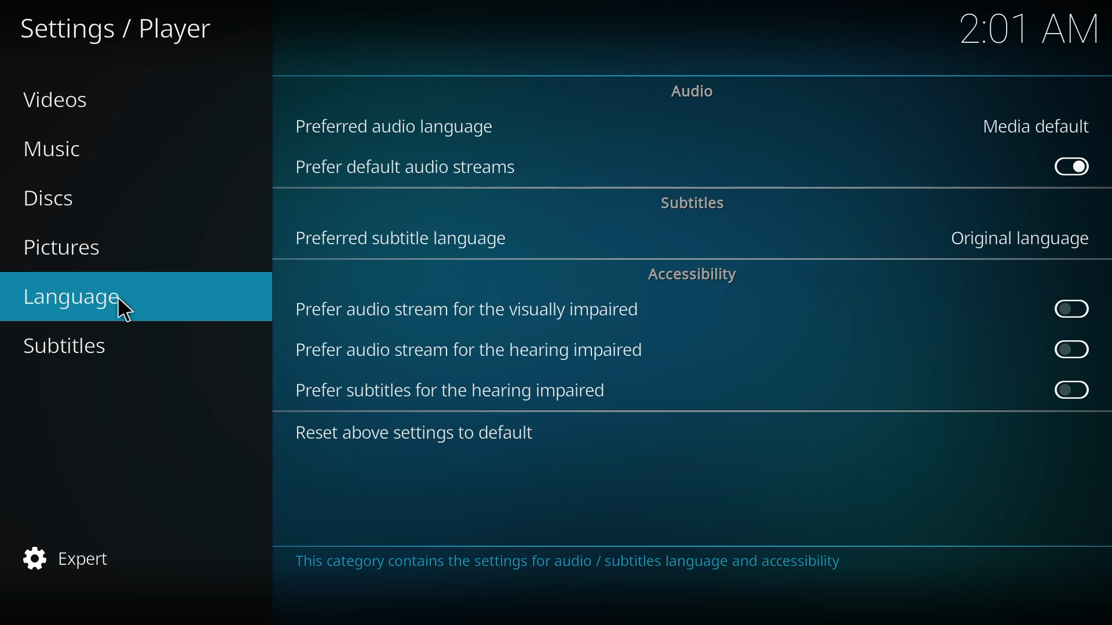 The image size is (1112, 625). What do you see at coordinates (78, 298) in the screenshot?
I see `language` at bounding box center [78, 298].